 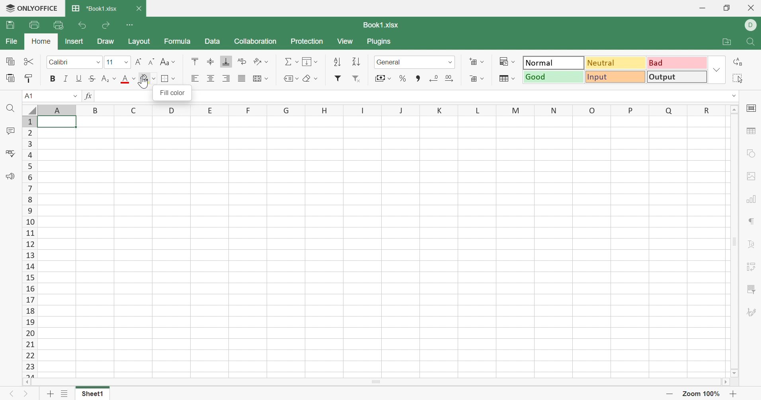 What do you see at coordinates (168, 61) in the screenshot?
I see `Change case` at bounding box center [168, 61].